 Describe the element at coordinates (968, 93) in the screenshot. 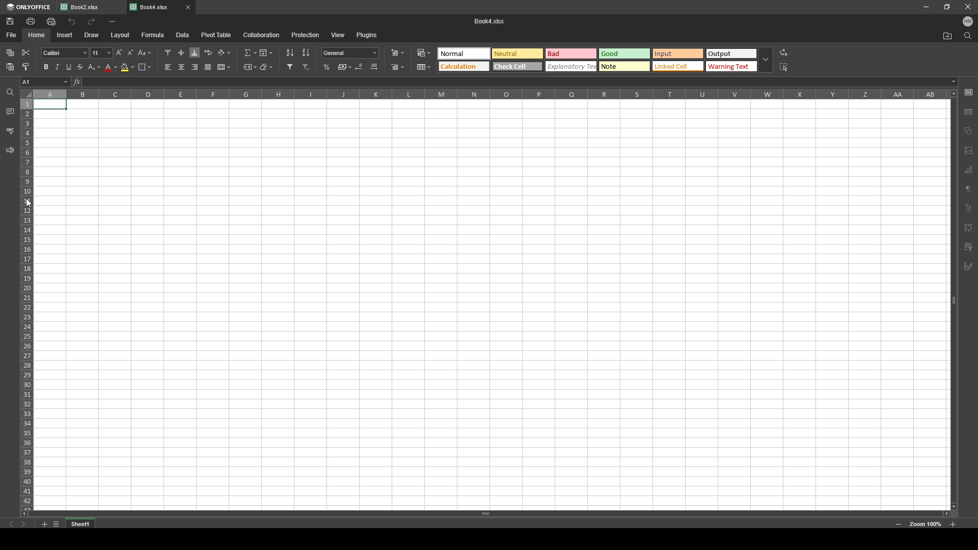

I see `cell settings` at that location.